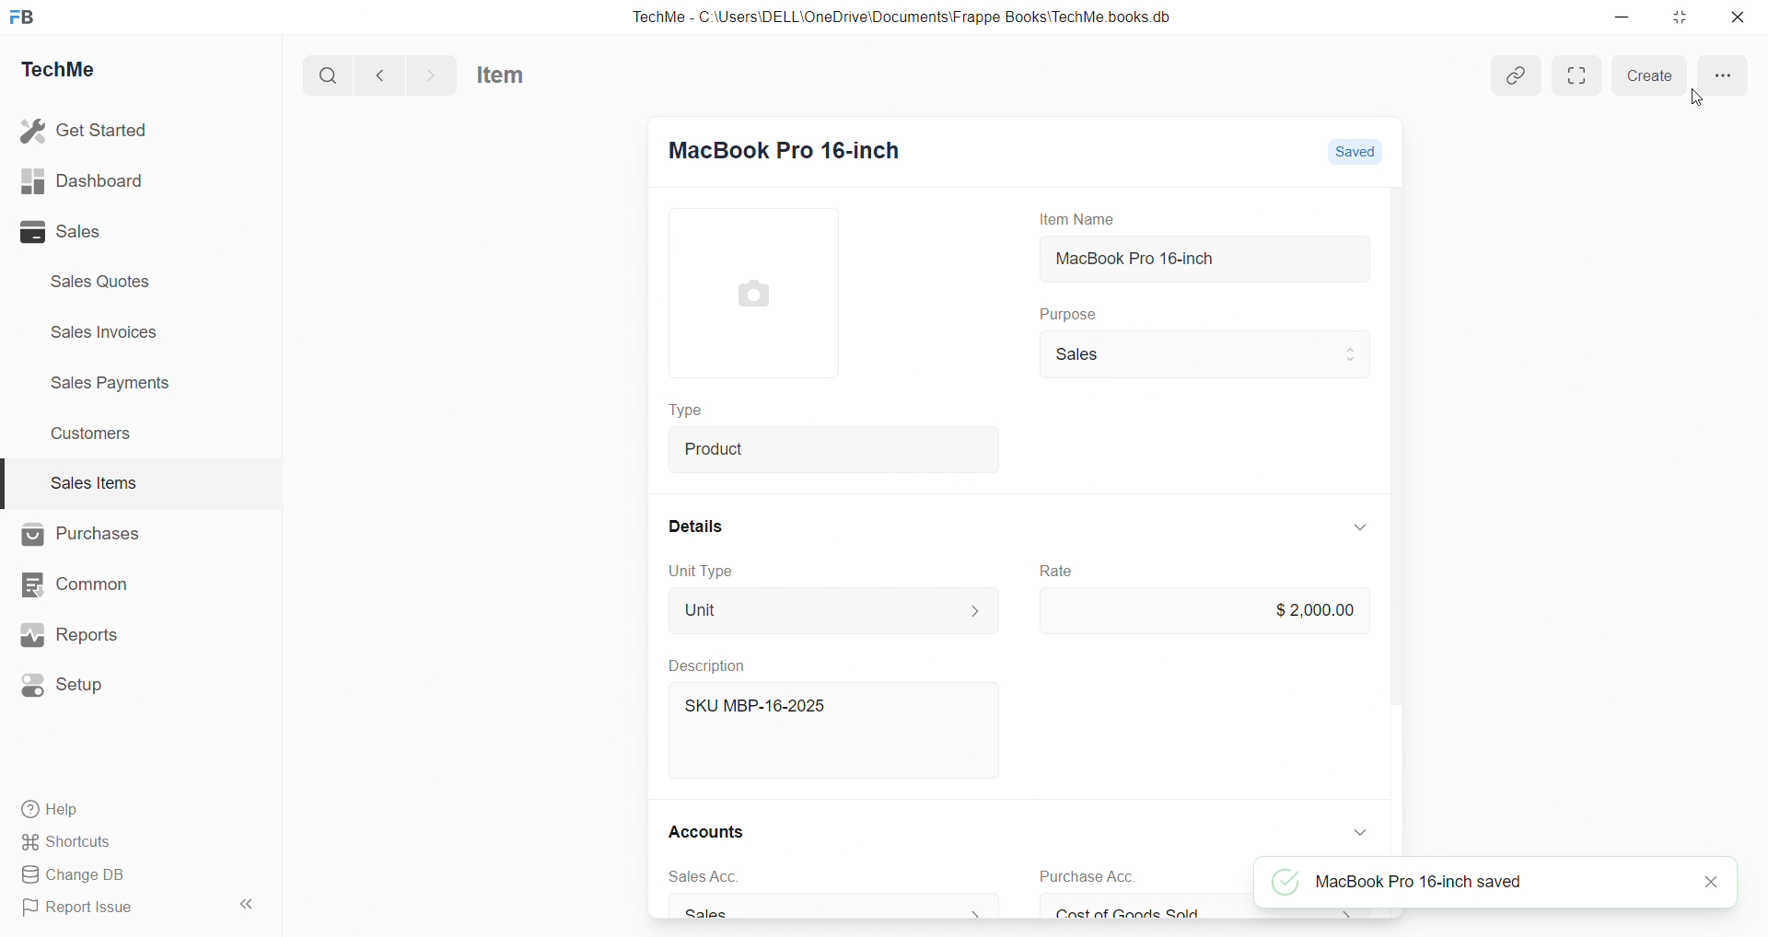 The width and height of the screenshot is (1768, 937). I want to click on Item, so click(501, 75).